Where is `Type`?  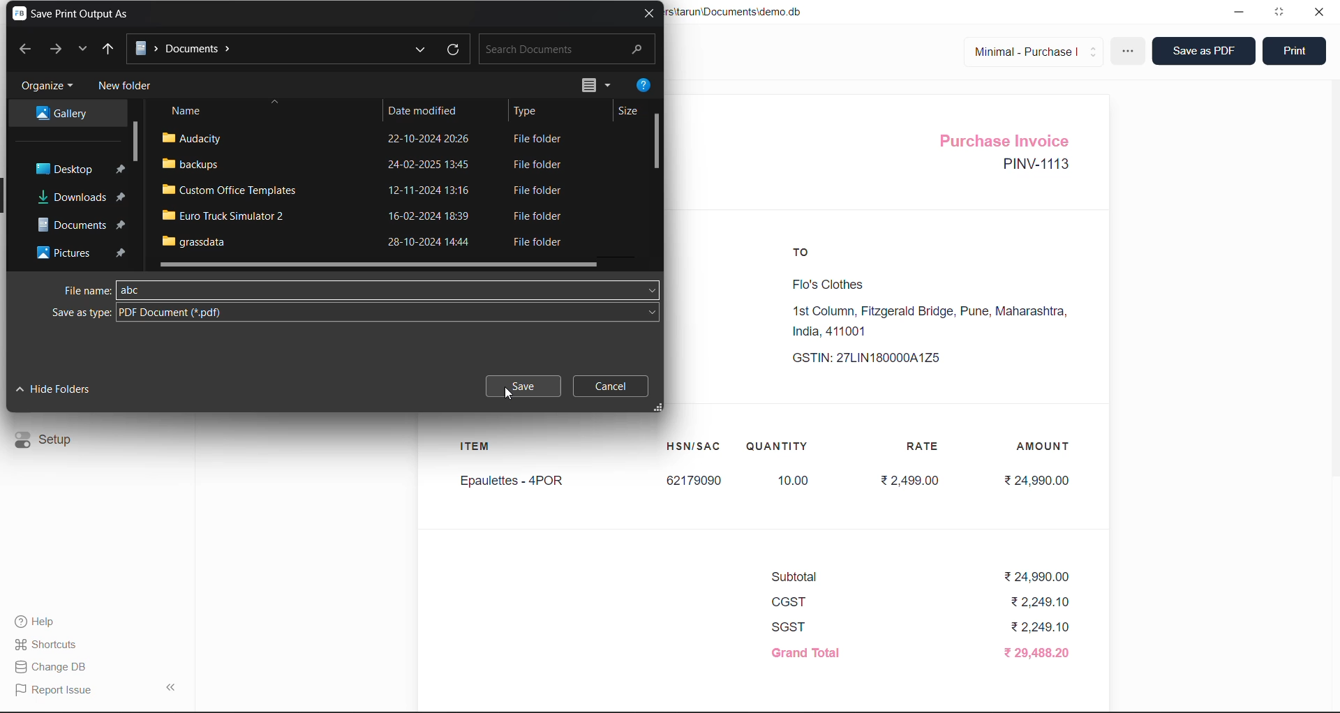
Type is located at coordinates (530, 112).